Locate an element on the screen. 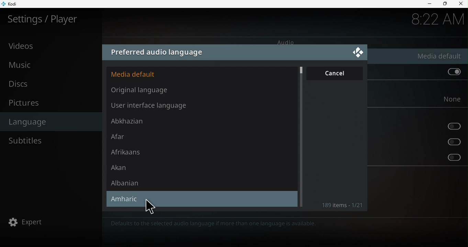 The width and height of the screenshot is (468, 247). Subtitles is located at coordinates (48, 141).